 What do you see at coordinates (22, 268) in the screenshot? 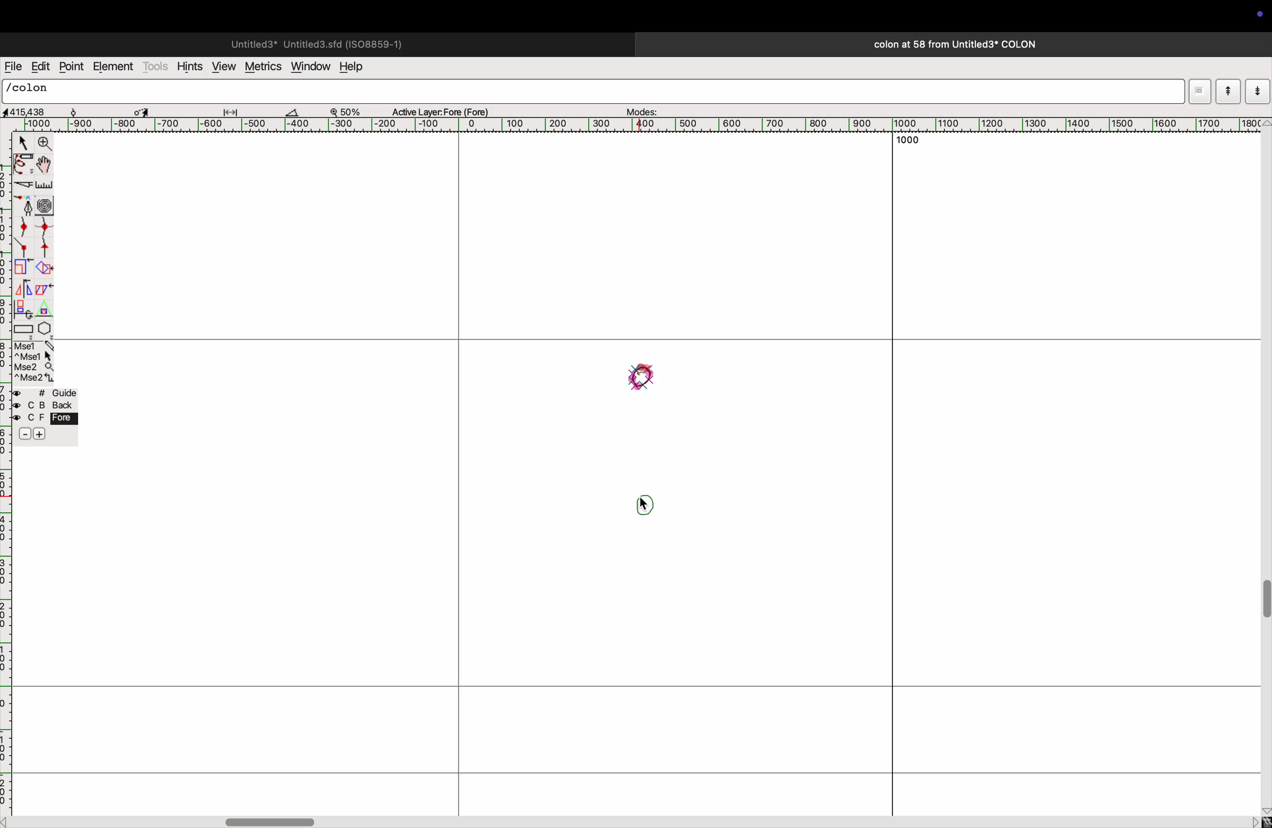
I see `minimize` at bounding box center [22, 268].